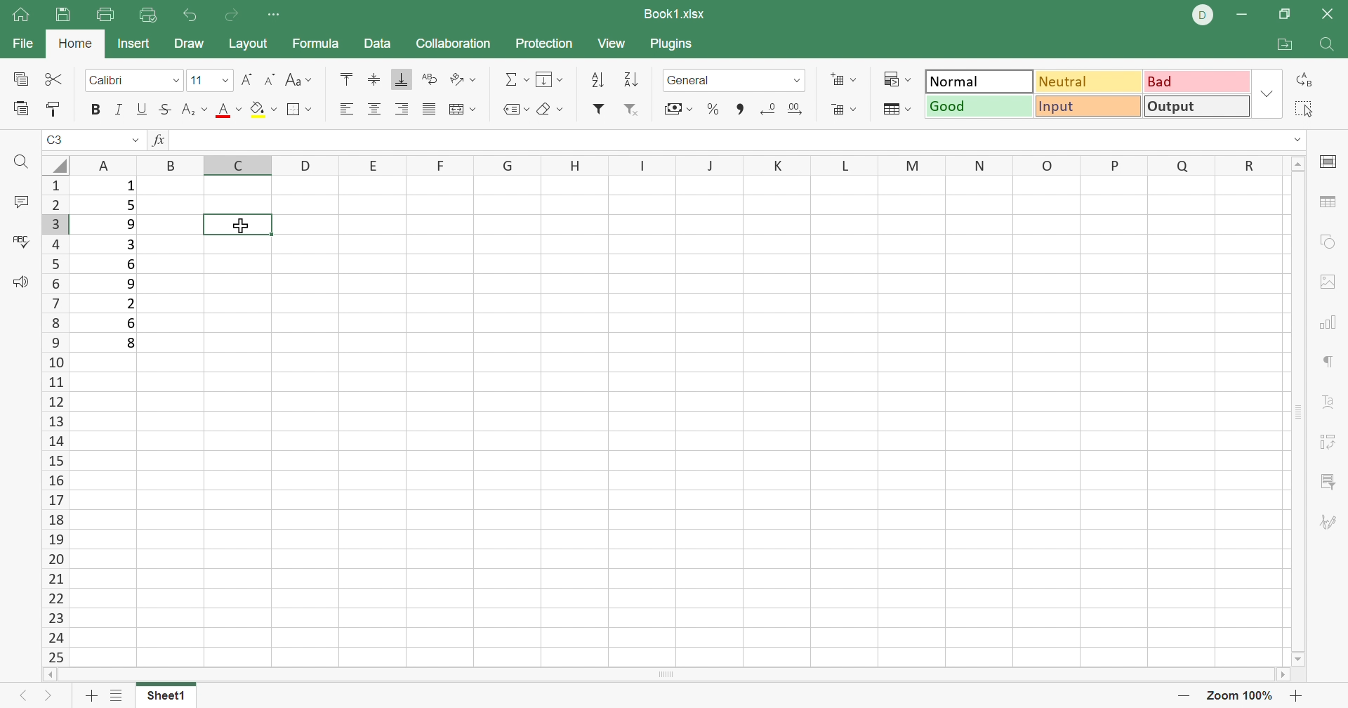 This screenshot has width=1348, height=708. What do you see at coordinates (682, 166) in the screenshot?
I see `Row` at bounding box center [682, 166].